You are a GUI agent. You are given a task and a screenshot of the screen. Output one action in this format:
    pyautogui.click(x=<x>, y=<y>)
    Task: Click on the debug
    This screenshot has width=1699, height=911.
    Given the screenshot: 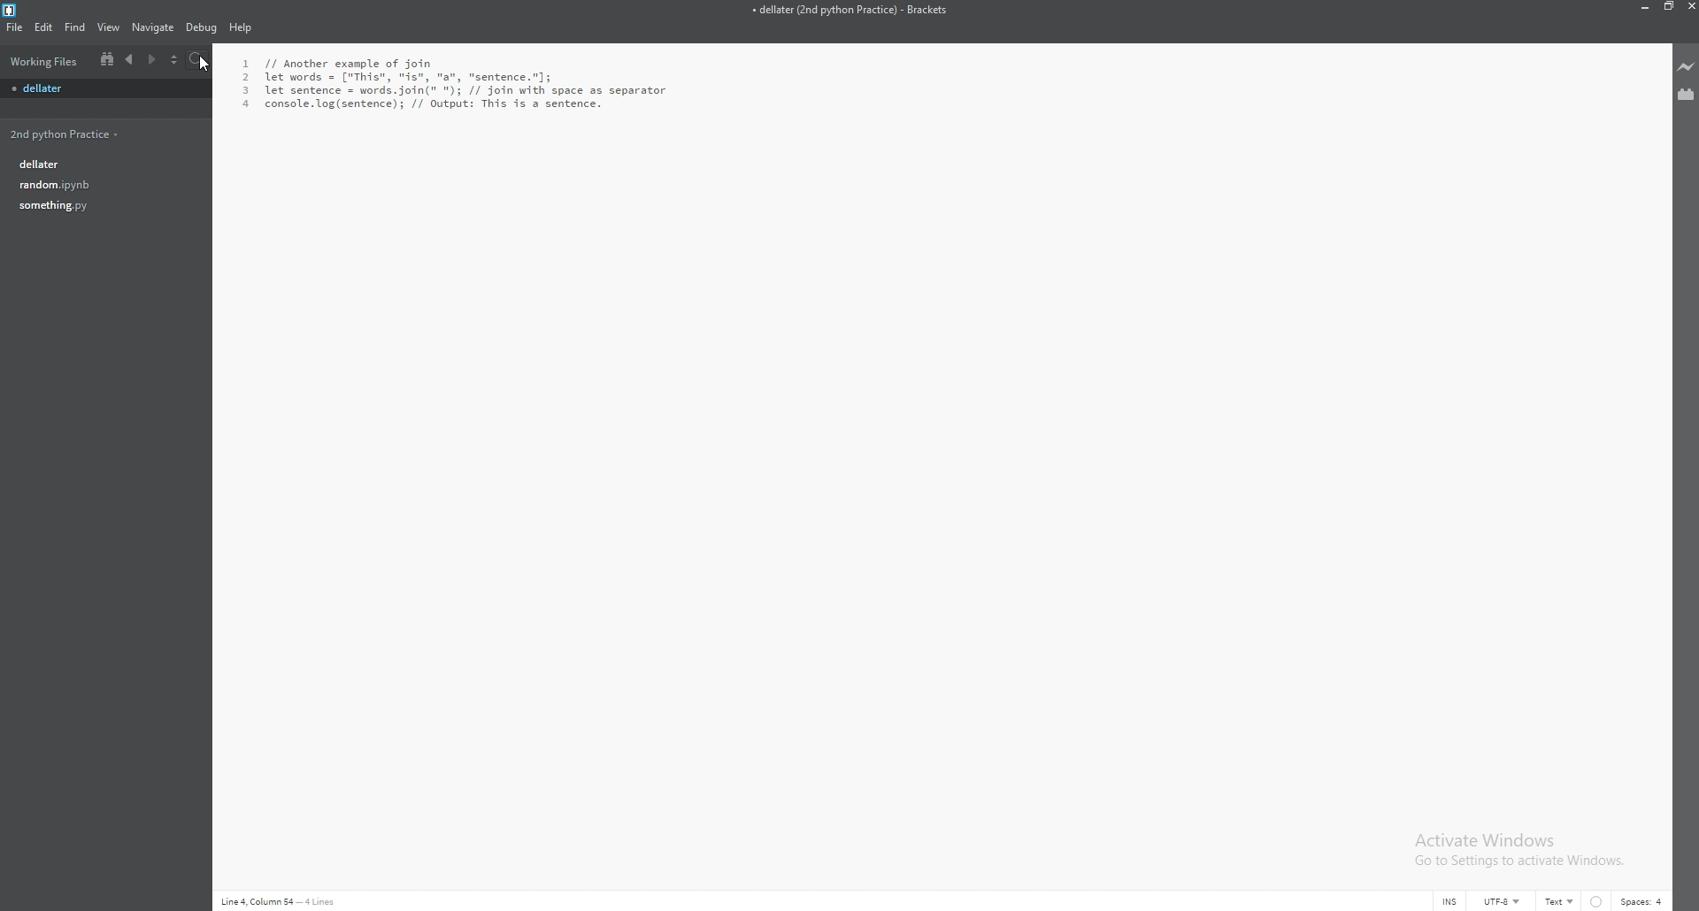 What is the action you would take?
    pyautogui.click(x=203, y=29)
    